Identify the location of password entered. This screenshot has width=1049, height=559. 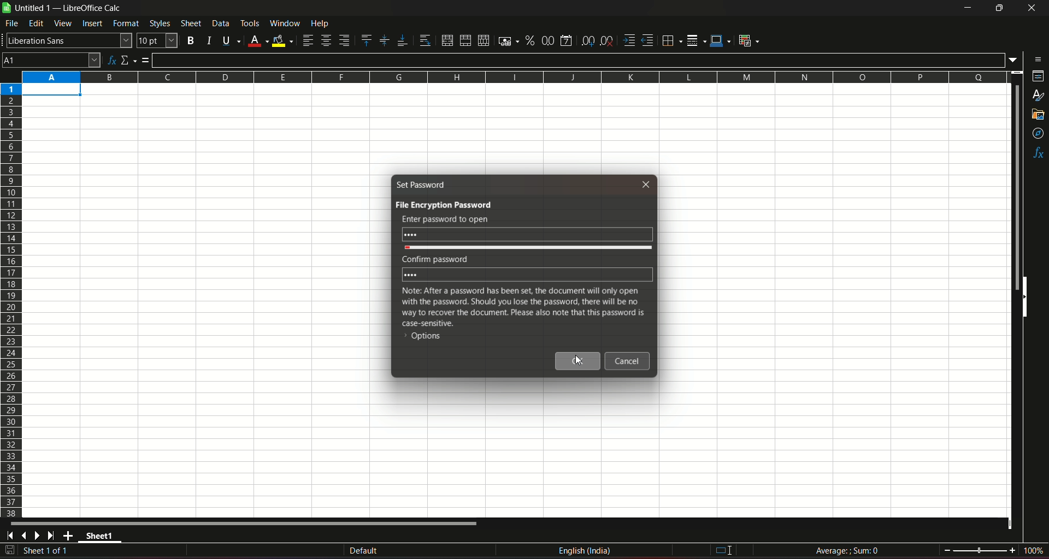
(528, 234).